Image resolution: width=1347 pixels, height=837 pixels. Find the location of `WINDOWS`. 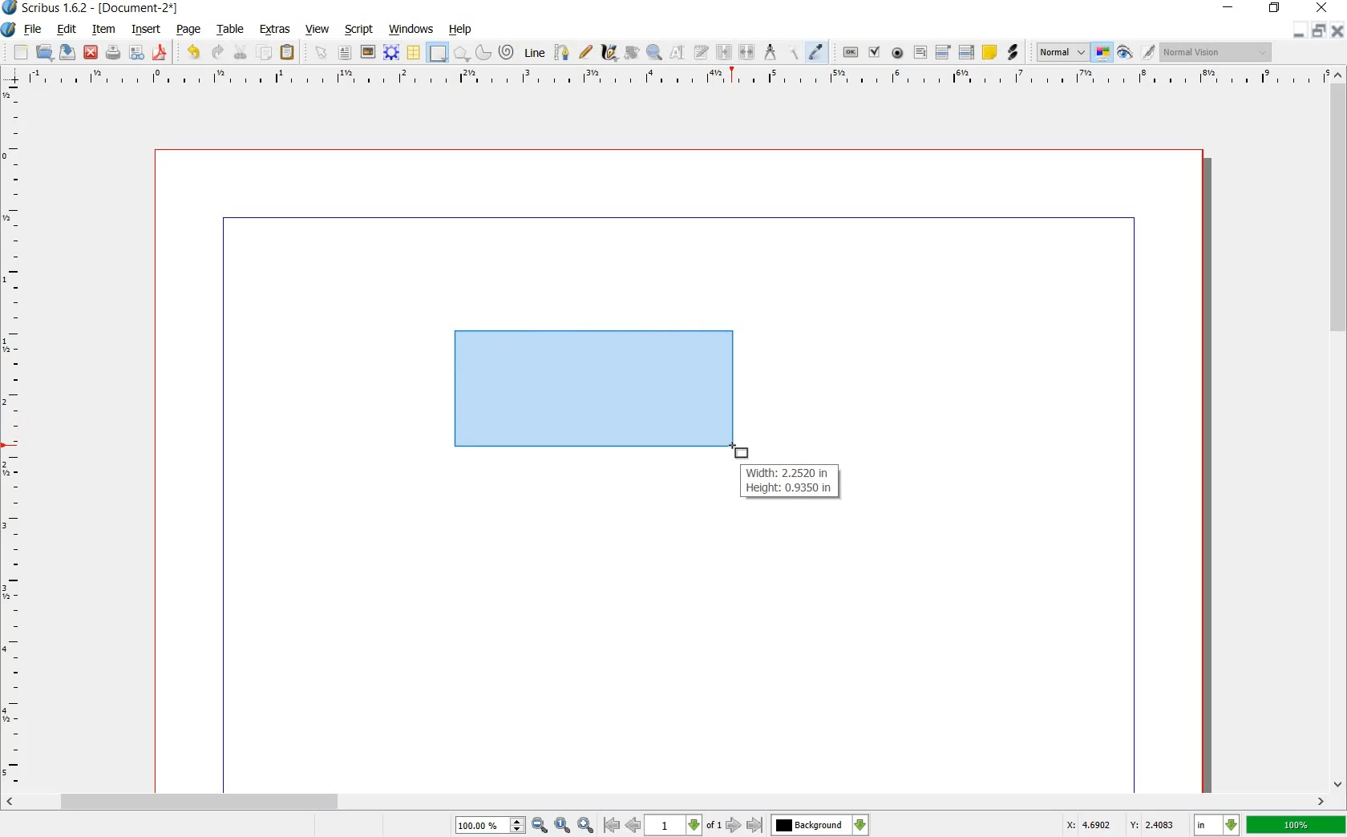

WINDOWS is located at coordinates (412, 30).